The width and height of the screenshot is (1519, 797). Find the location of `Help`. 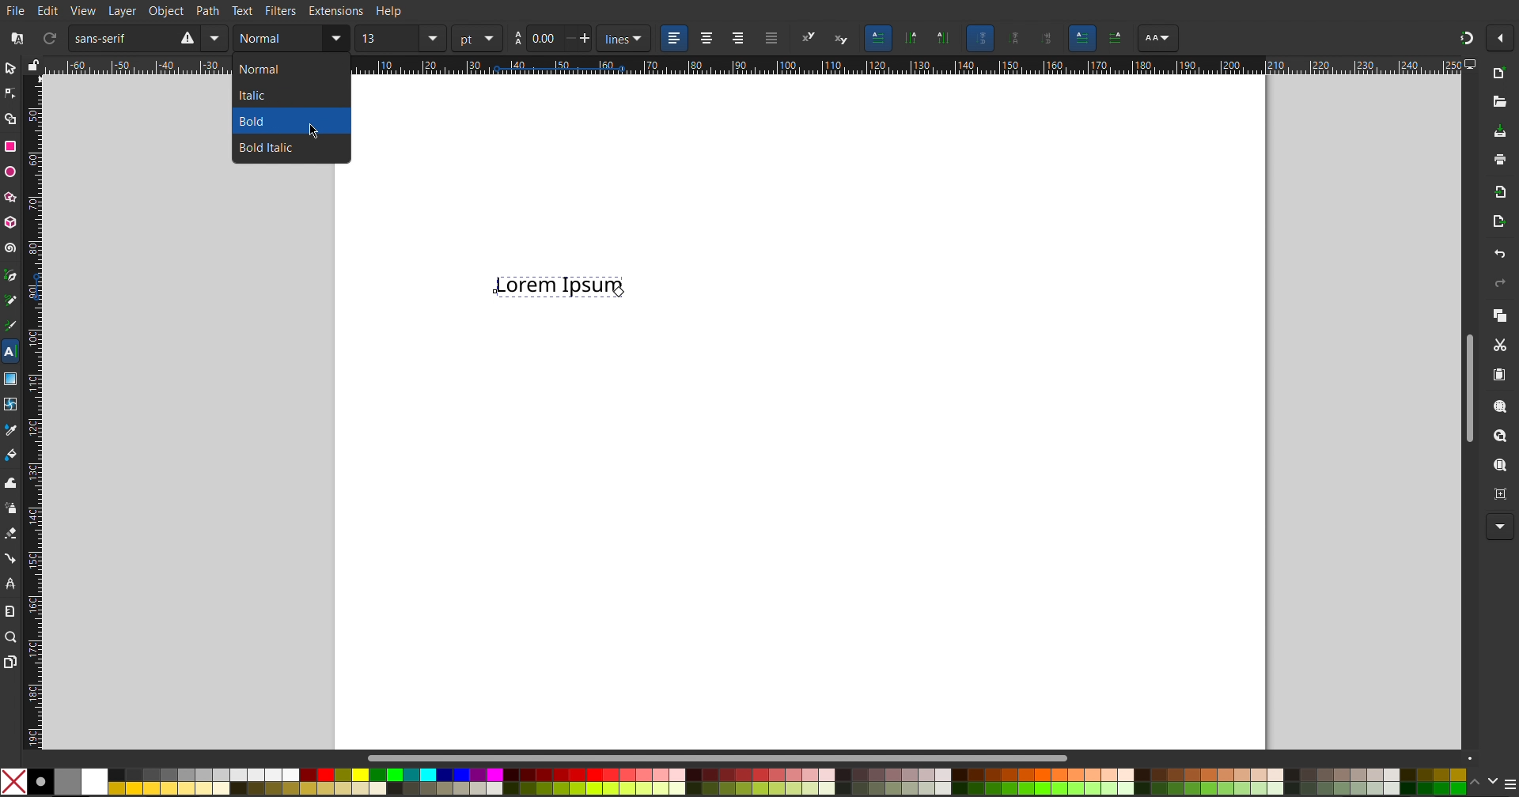

Help is located at coordinates (388, 12).